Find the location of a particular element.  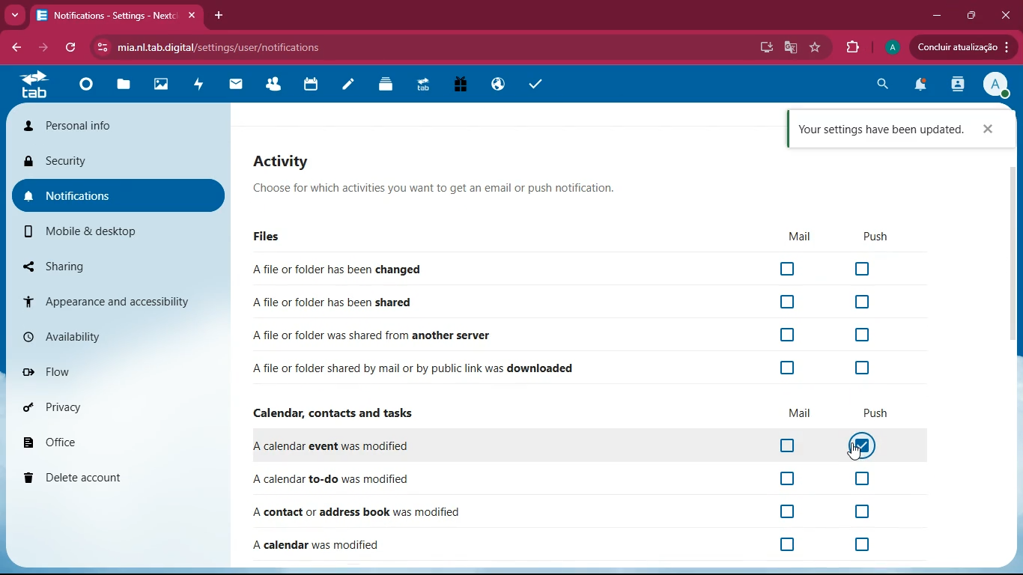

checkbox is located at coordinates (863, 269).